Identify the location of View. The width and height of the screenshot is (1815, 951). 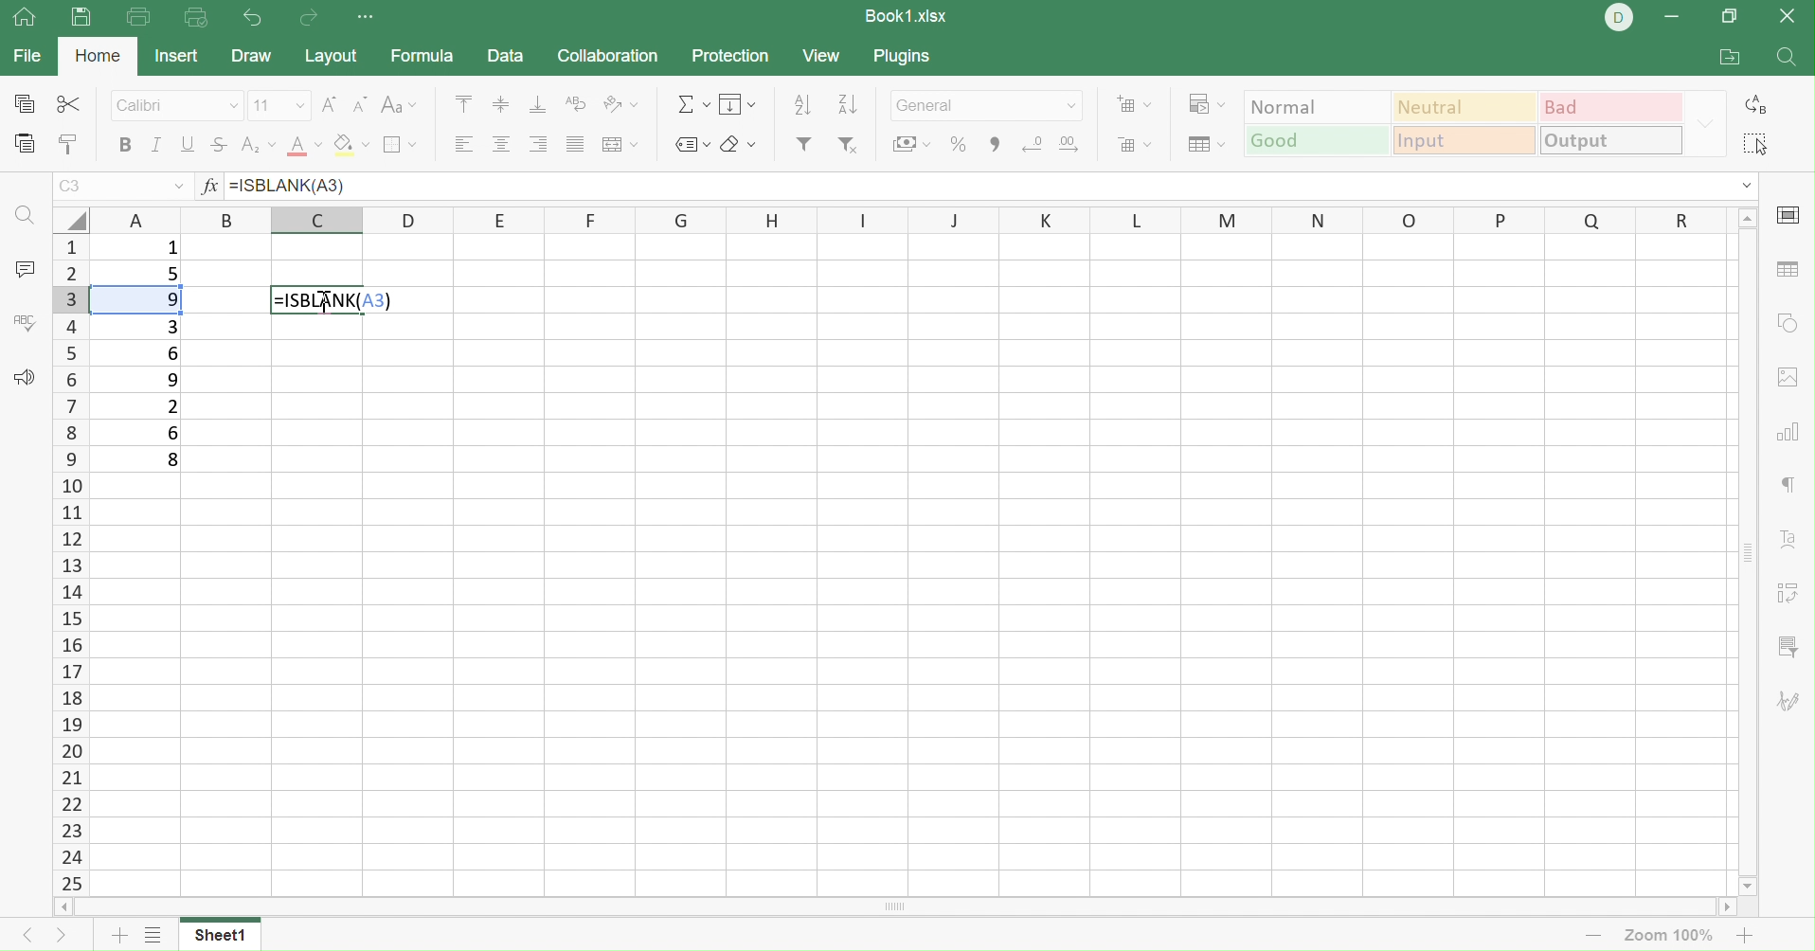
(820, 56).